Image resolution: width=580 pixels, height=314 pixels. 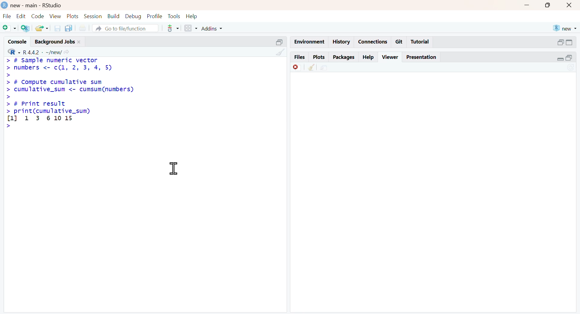 I want to click on Share icon, so click(x=66, y=51).